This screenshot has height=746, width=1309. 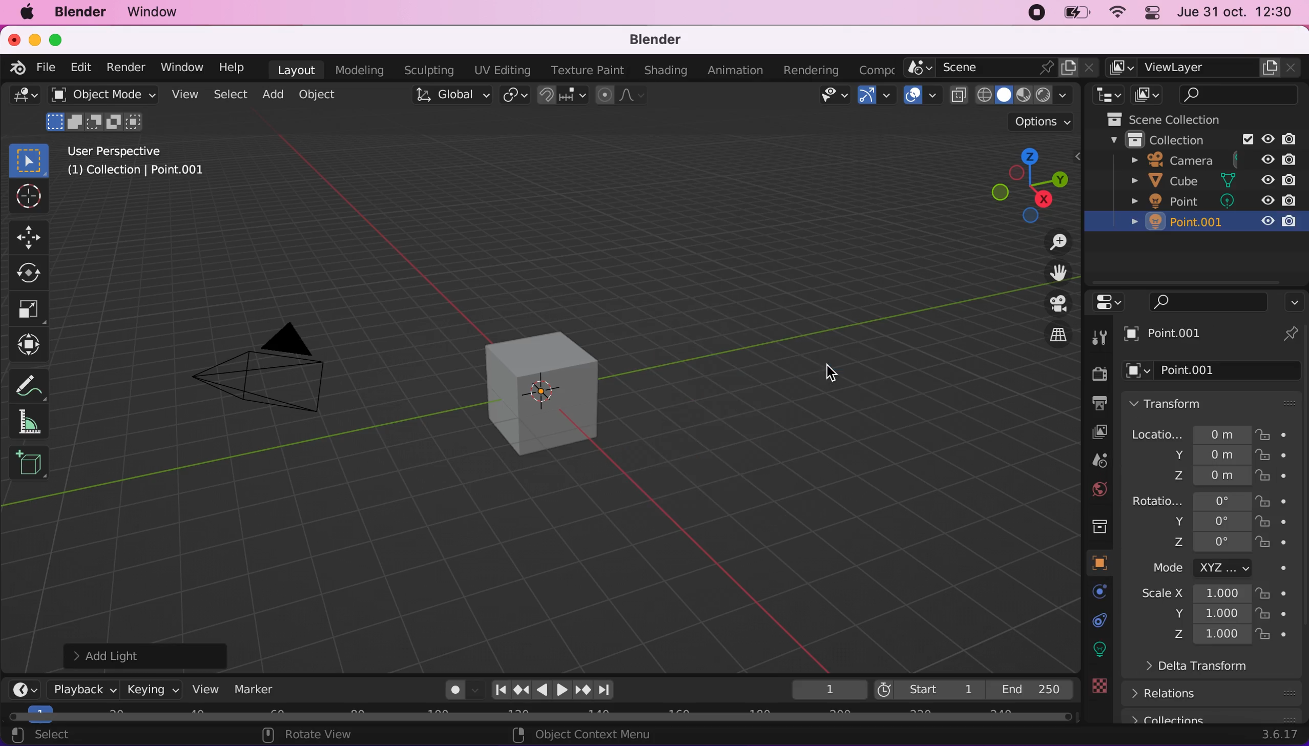 What do you see at coordinates (1269, 219) in the screenshot?
I see `hide in viewpoint` at bounding box center [1269, 219].